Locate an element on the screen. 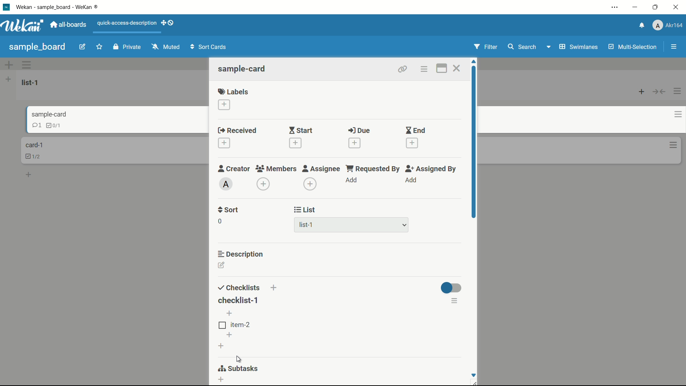 This screenshot has width=686, height=386. received is located at coordinates (238, 130).